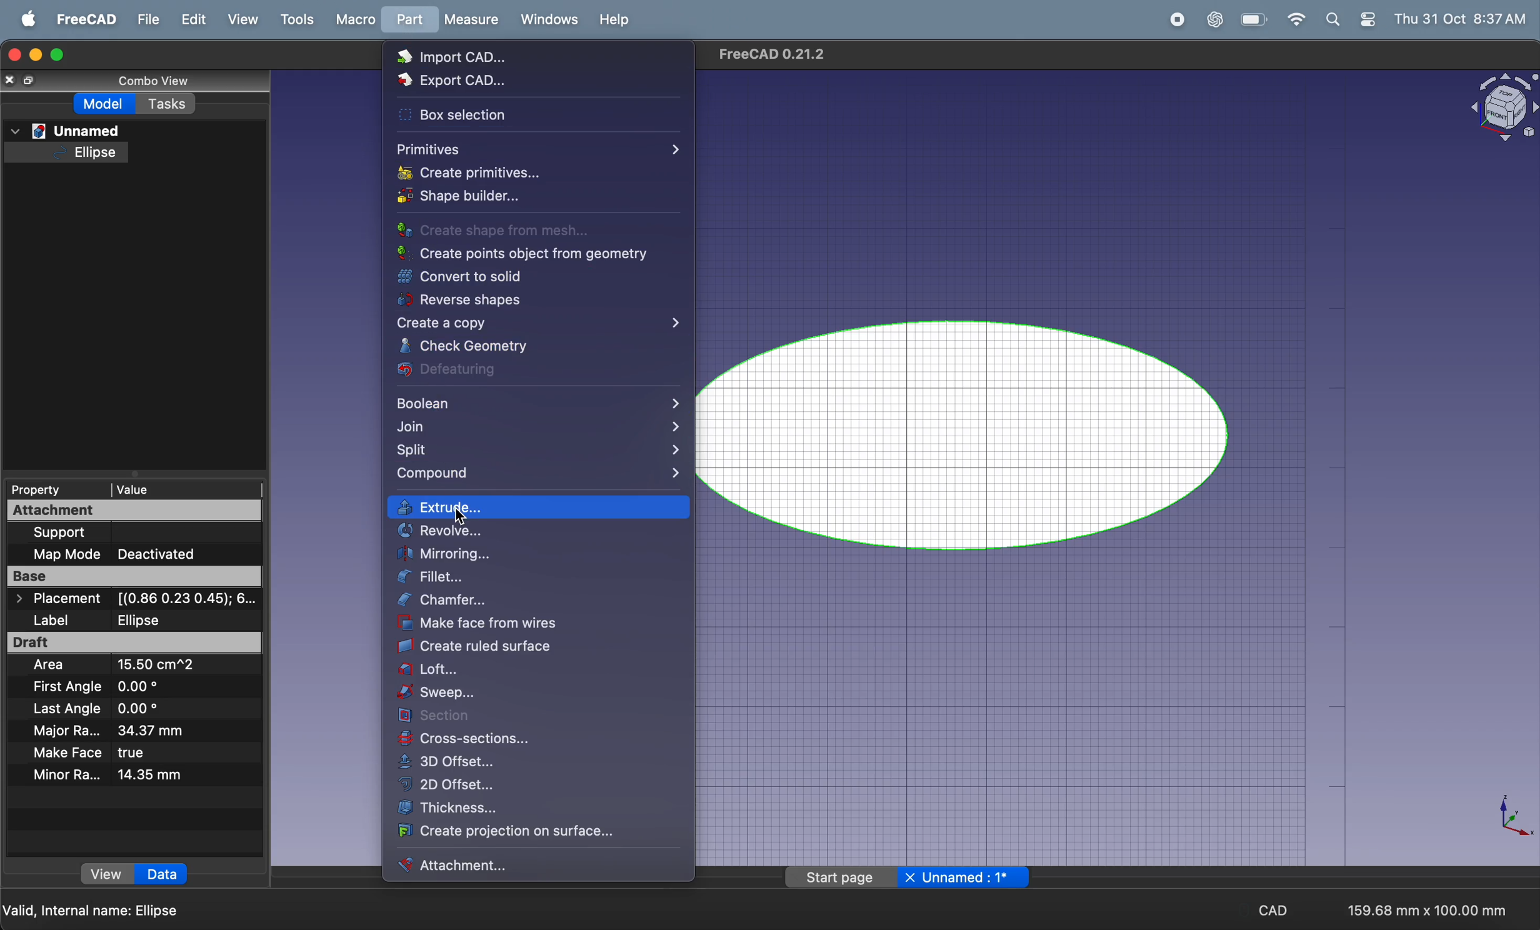 The image size is (1540, 930). Describe the element at coordinates (905, 878) in the screenshot. I see `page title` at that location.